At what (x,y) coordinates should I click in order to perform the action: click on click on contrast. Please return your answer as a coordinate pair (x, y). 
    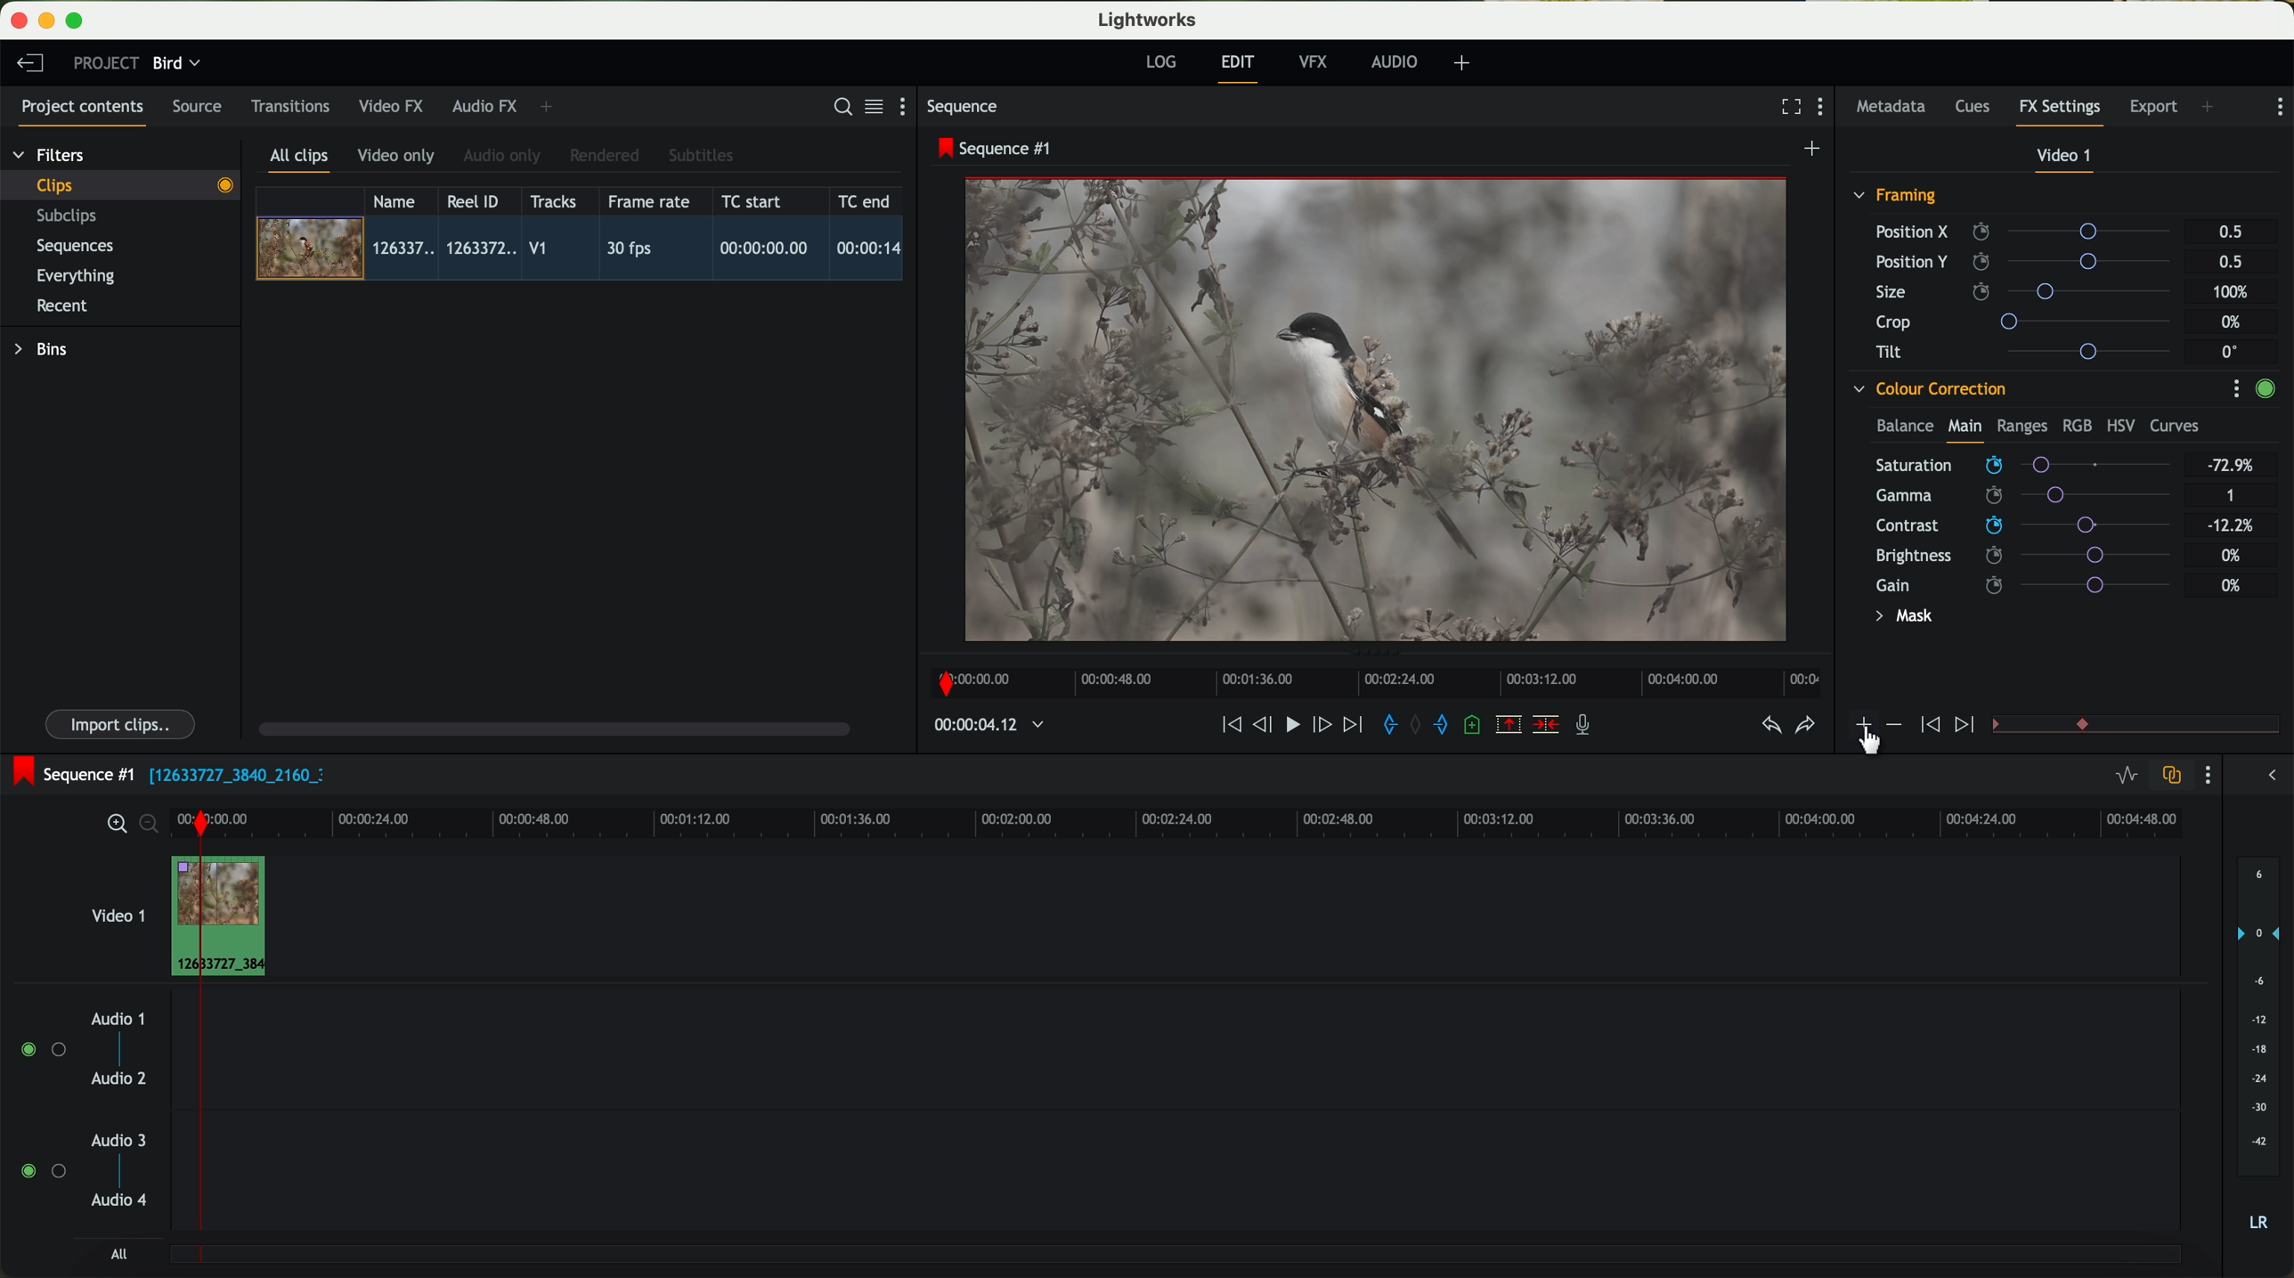
    Looking at the image, I should click on (2023, 527).